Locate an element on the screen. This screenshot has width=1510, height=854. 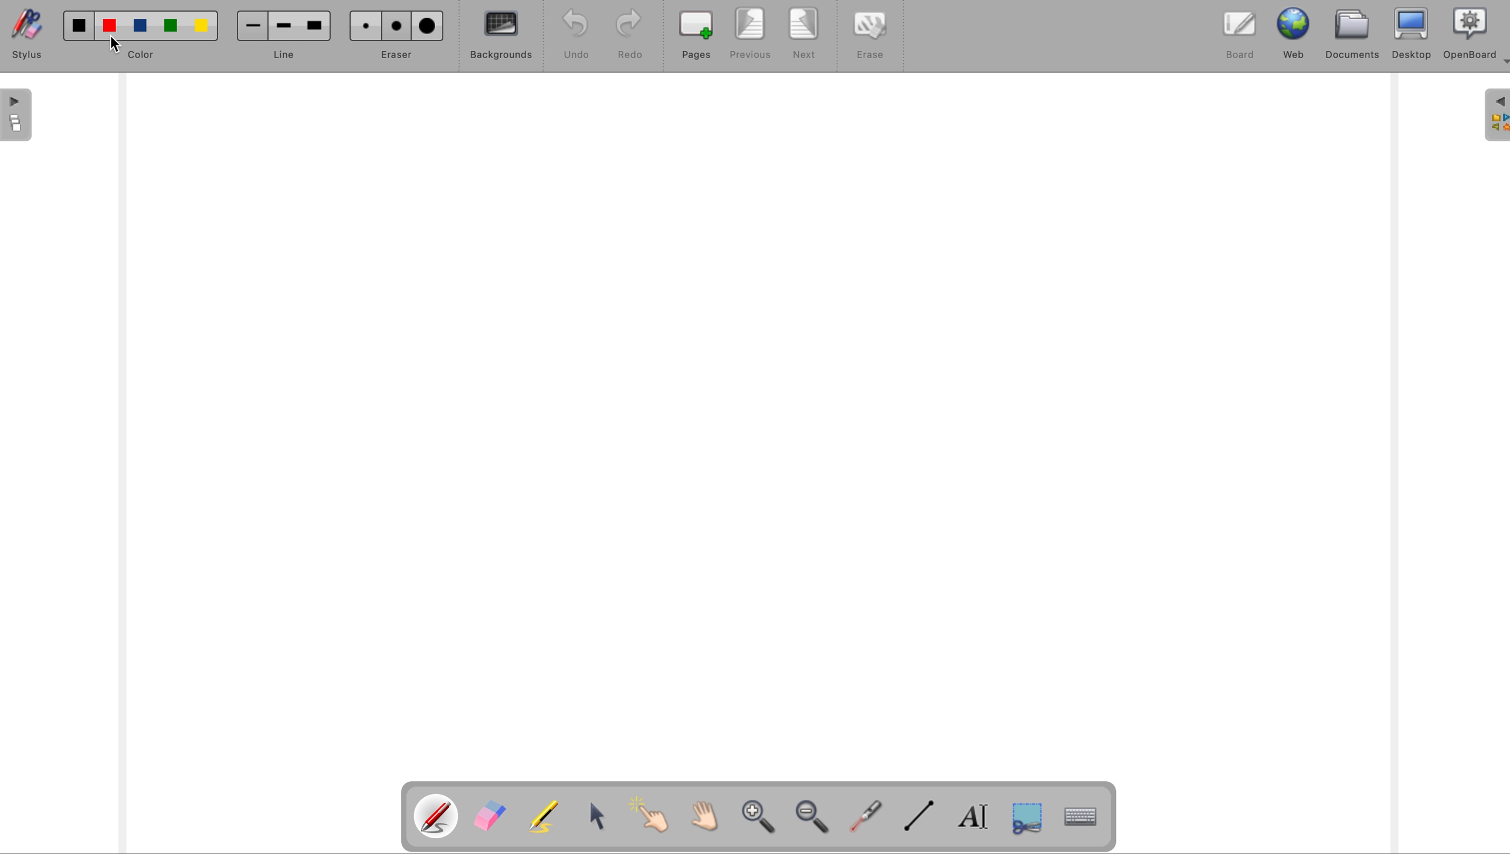
eraser is located at coordinates (398, 35).